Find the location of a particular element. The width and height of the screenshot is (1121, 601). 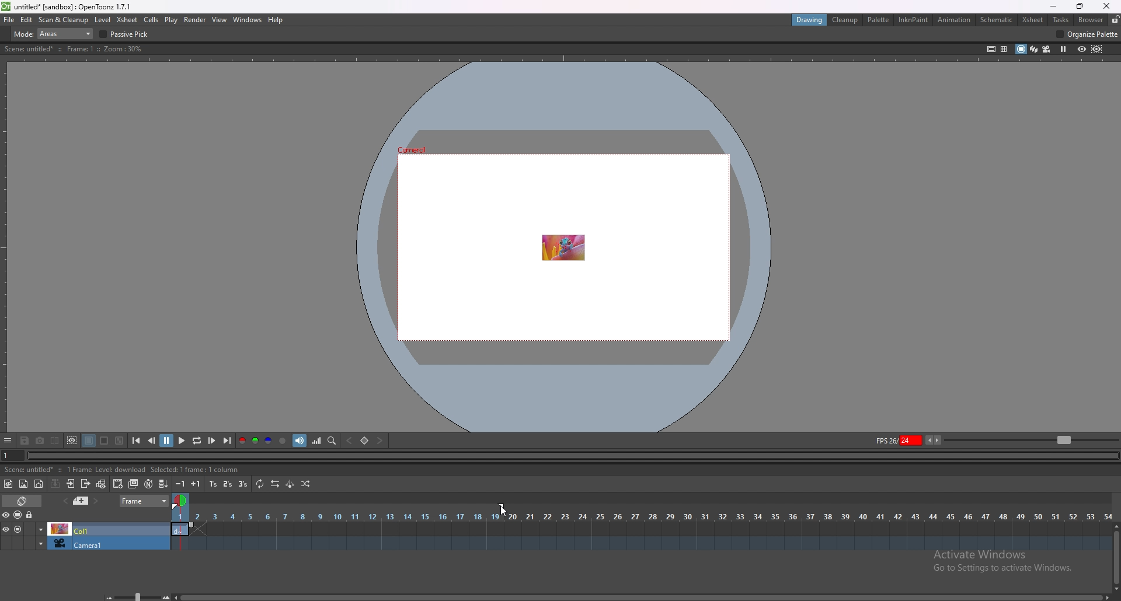

browser is located at coordinates (1092, 19).